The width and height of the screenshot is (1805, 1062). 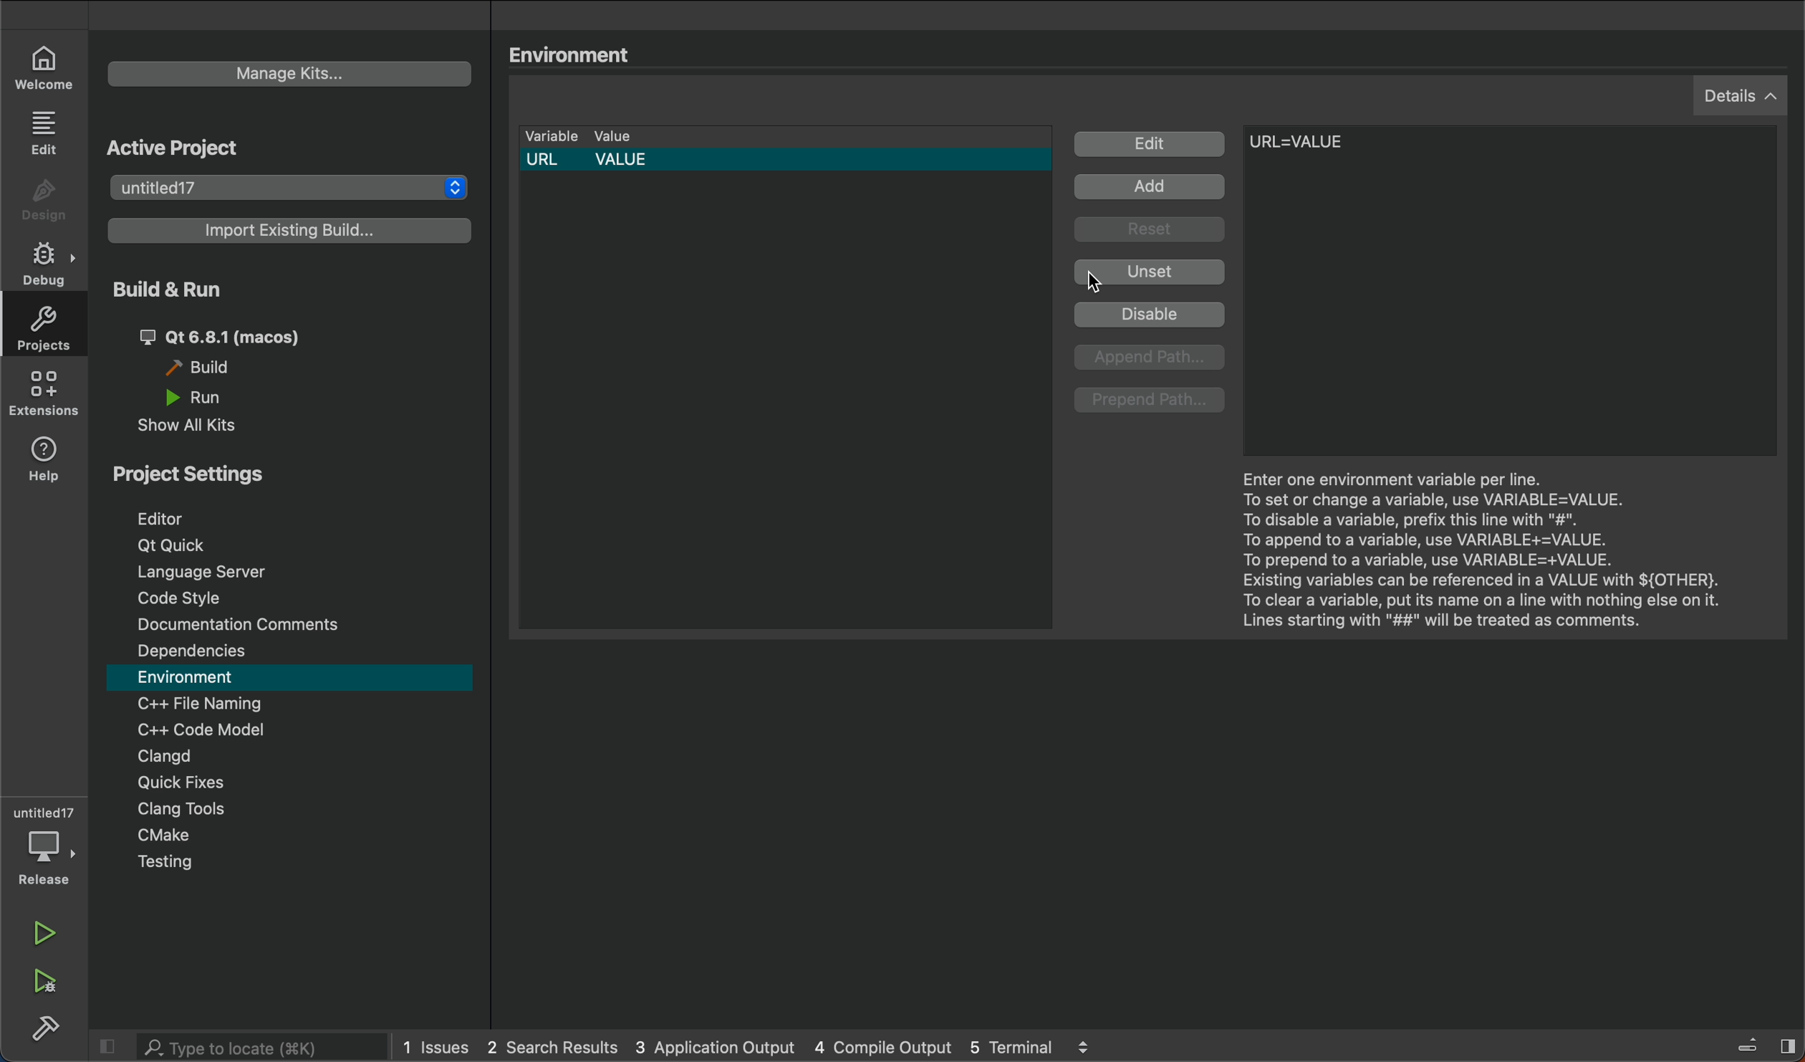 What do you see at coordinates (1478, 552) in the screenshot?
I see `Instructions ` at bounding box center [1478, 552].